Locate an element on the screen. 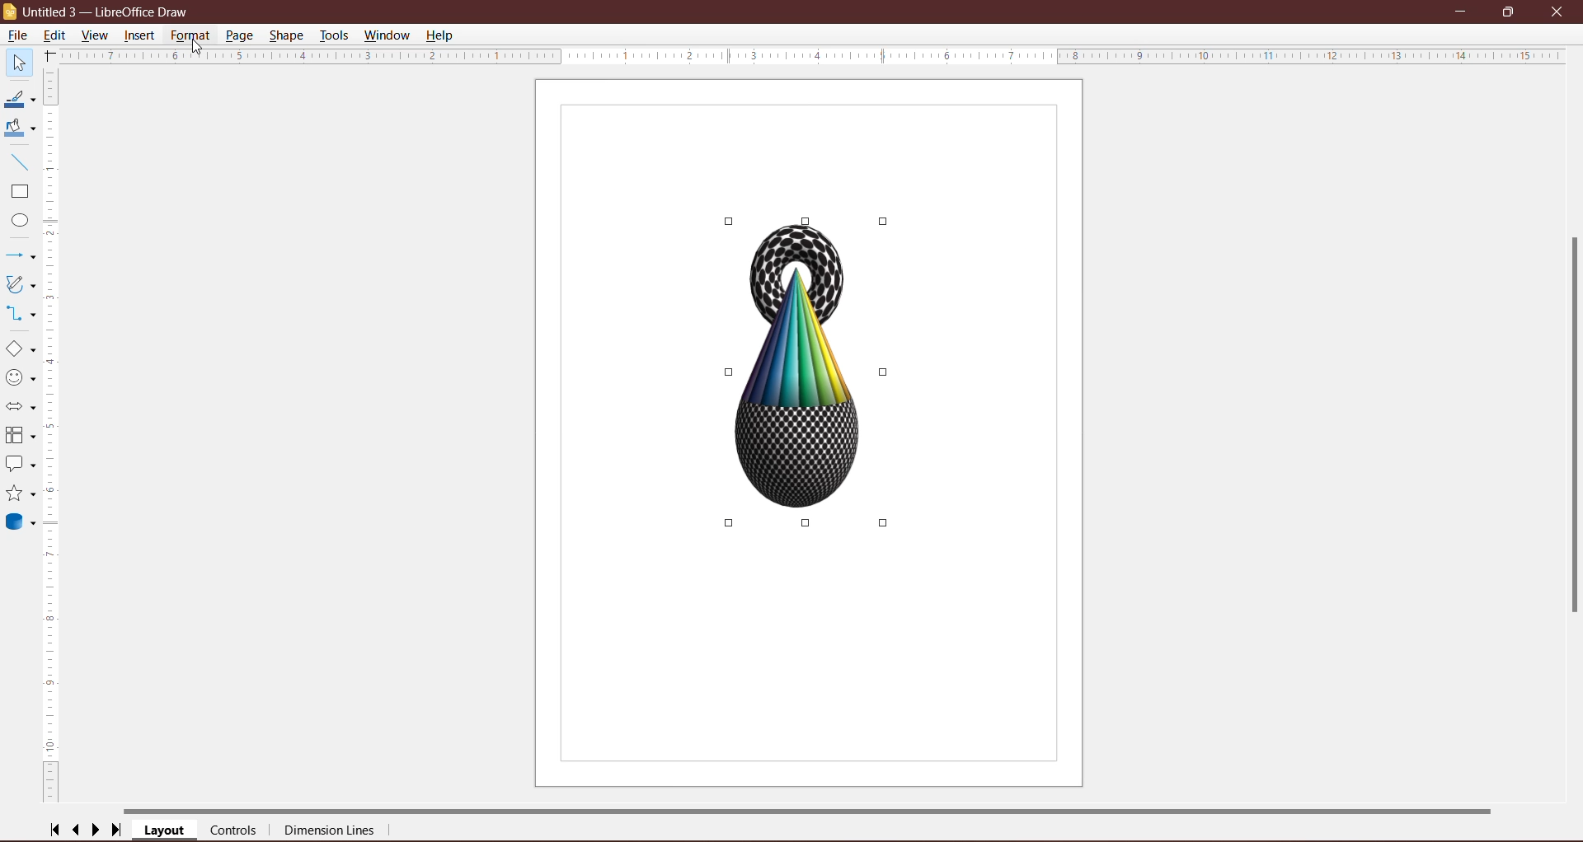  Scroll to next page is located at coordinates (96, 830).